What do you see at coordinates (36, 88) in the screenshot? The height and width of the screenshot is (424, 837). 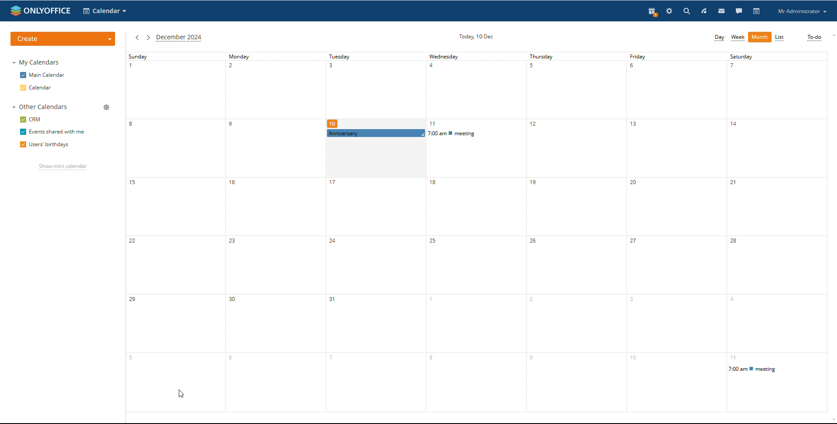 I see `calendar` at bounding box center [36, 88].